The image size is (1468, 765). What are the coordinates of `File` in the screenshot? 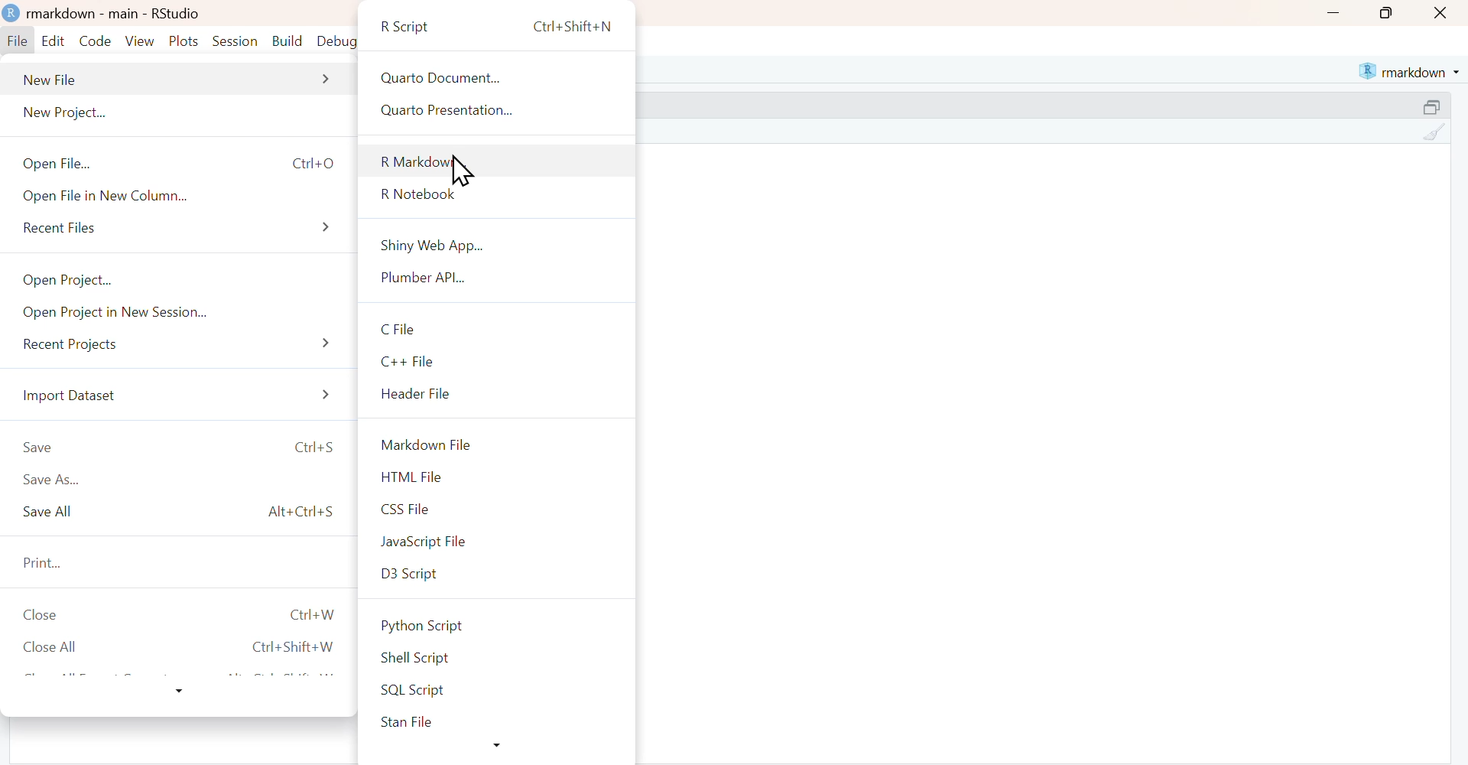 It's located at (18, 42).